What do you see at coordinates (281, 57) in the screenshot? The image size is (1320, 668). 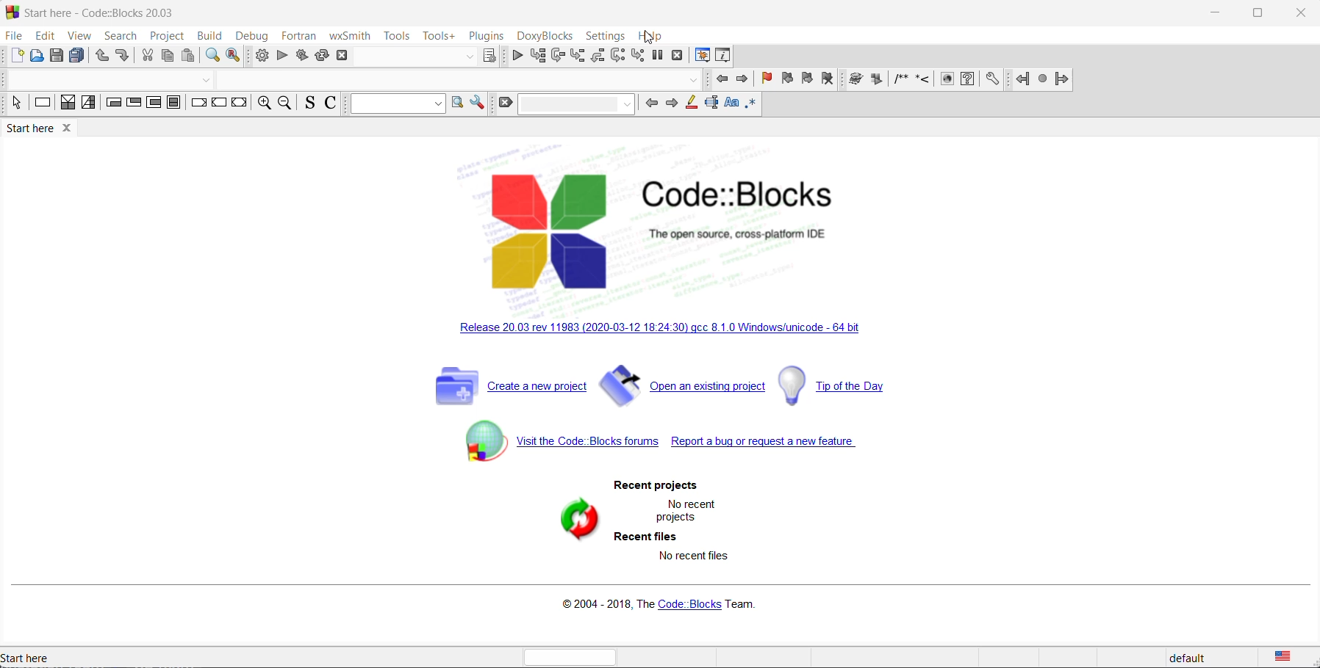 I see `run` at bounding box center [281, 57].